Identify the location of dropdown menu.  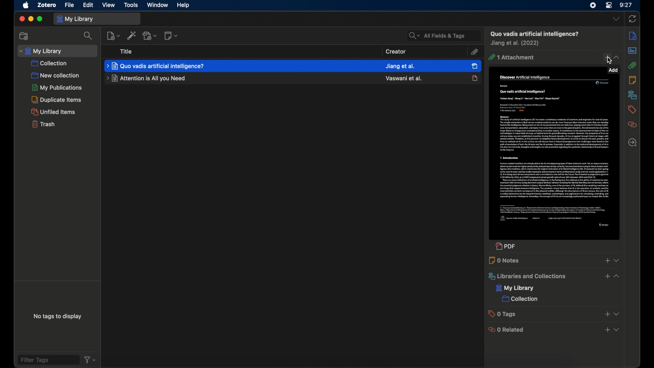
(616, 19).